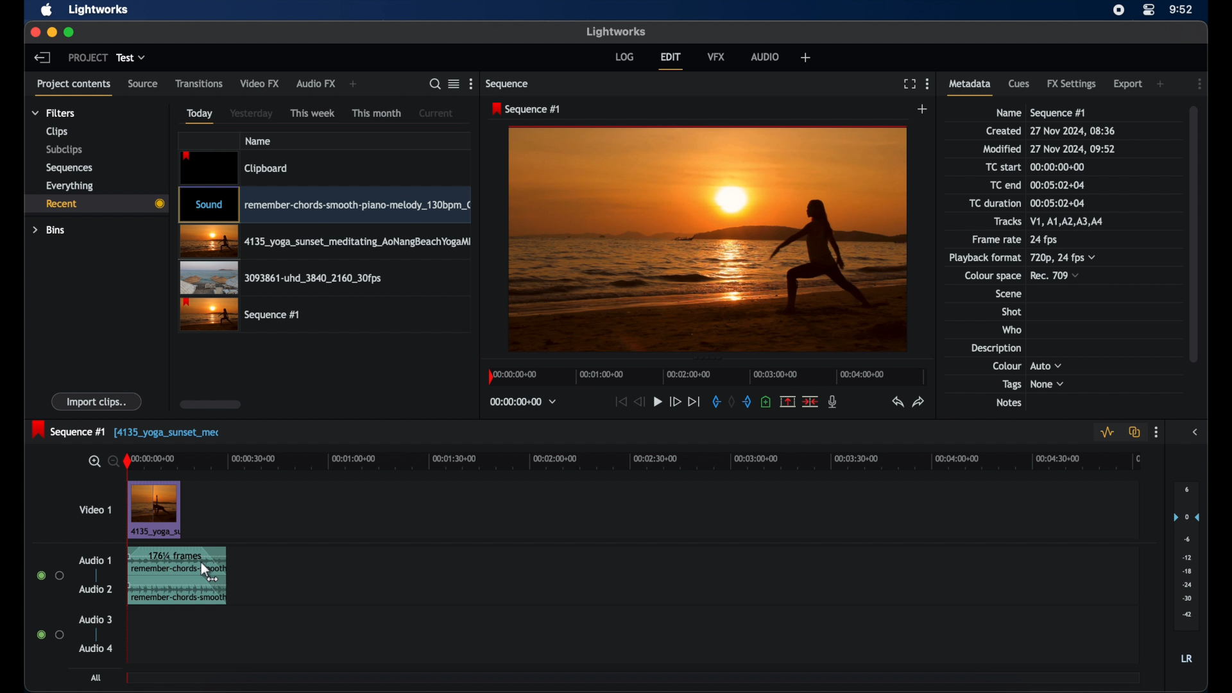 The width and height of the screenshot is (1232, 693). What do you see at coordinates (1106, 432) in the screenshot?
I see `toggle audio levels editing` at bounding box center [1106, 432].